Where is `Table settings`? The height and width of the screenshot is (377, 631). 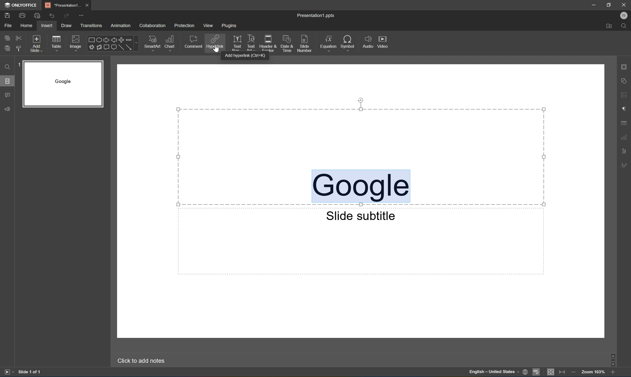 Table settings is located at coordinates (624, 123).